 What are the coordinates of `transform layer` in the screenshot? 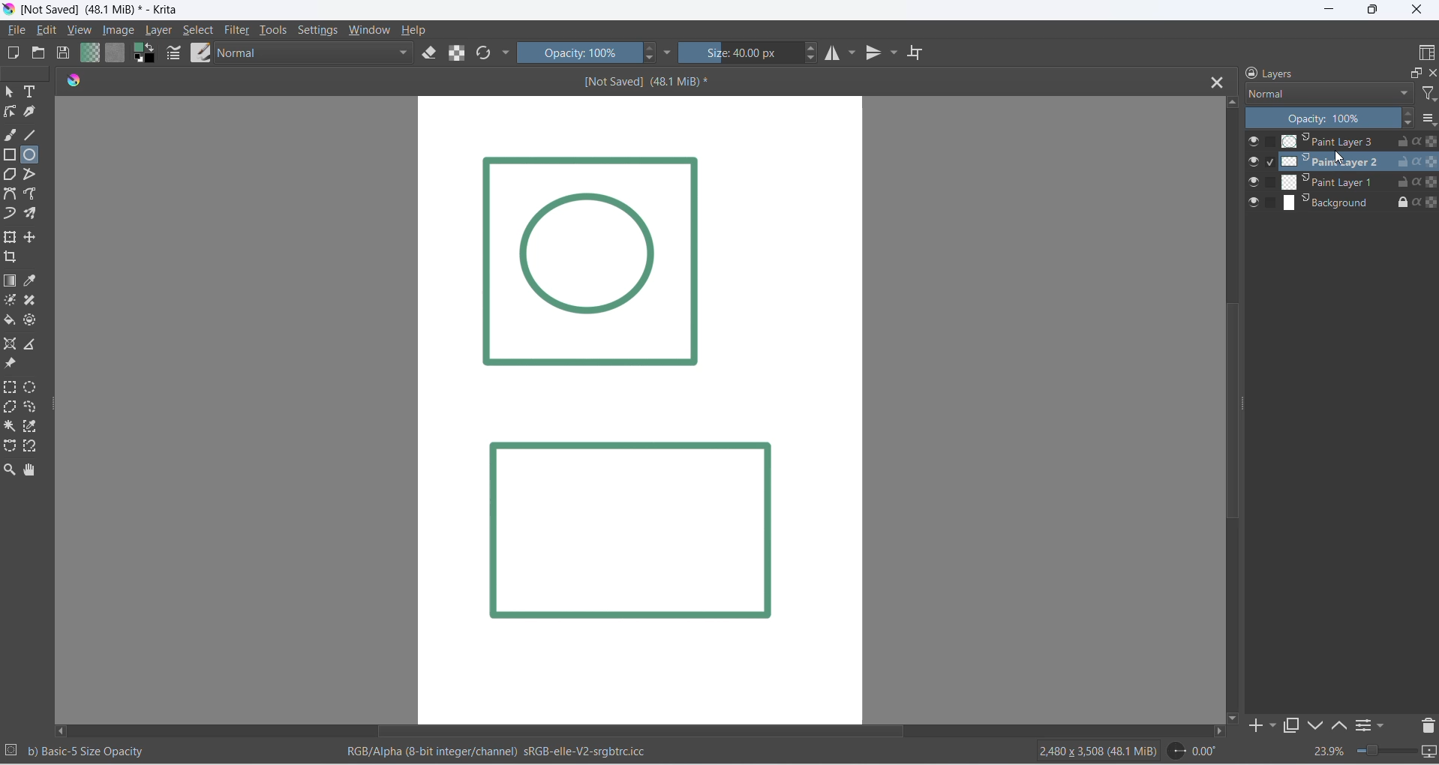 It's located at (10, 236).